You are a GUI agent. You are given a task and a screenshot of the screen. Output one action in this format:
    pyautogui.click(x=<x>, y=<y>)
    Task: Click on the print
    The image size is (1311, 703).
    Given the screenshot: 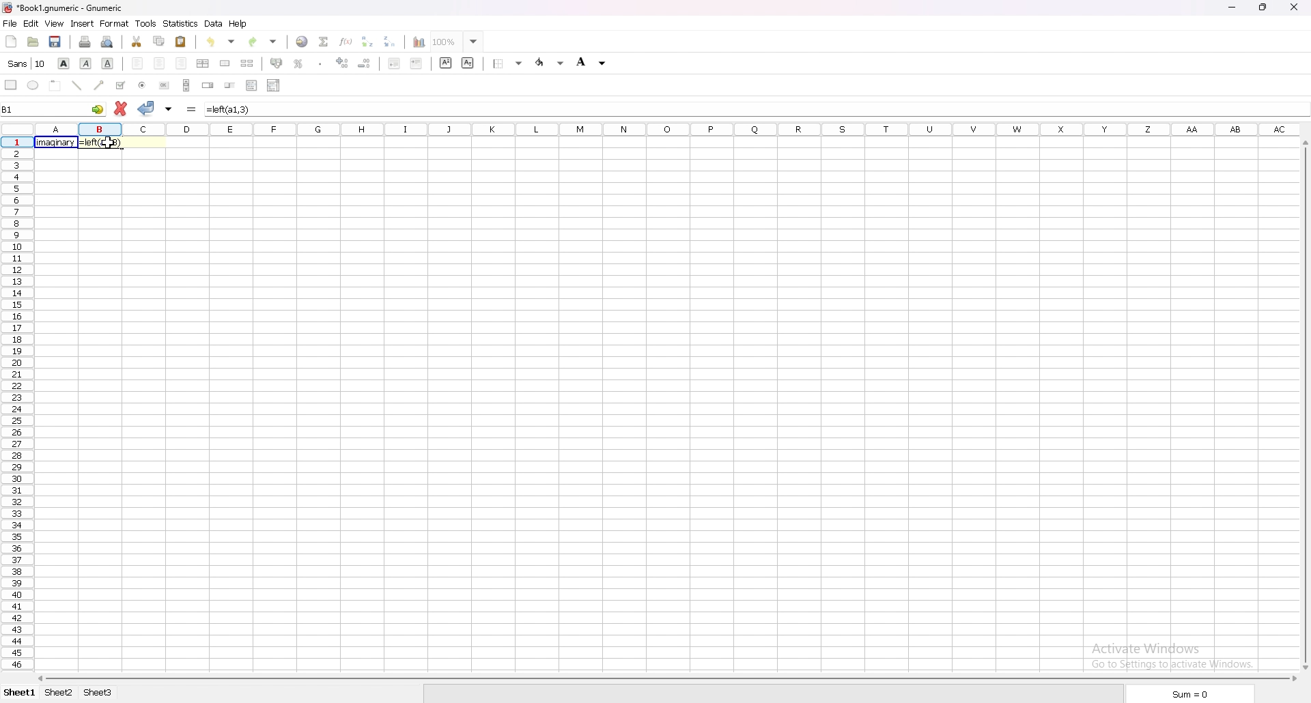 What is the action you would take?
    pyautogui.click(x=85, y=42)
    